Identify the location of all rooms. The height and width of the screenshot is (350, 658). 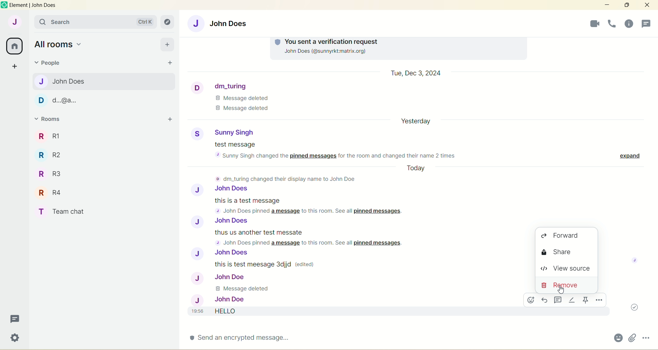
(15, 46).